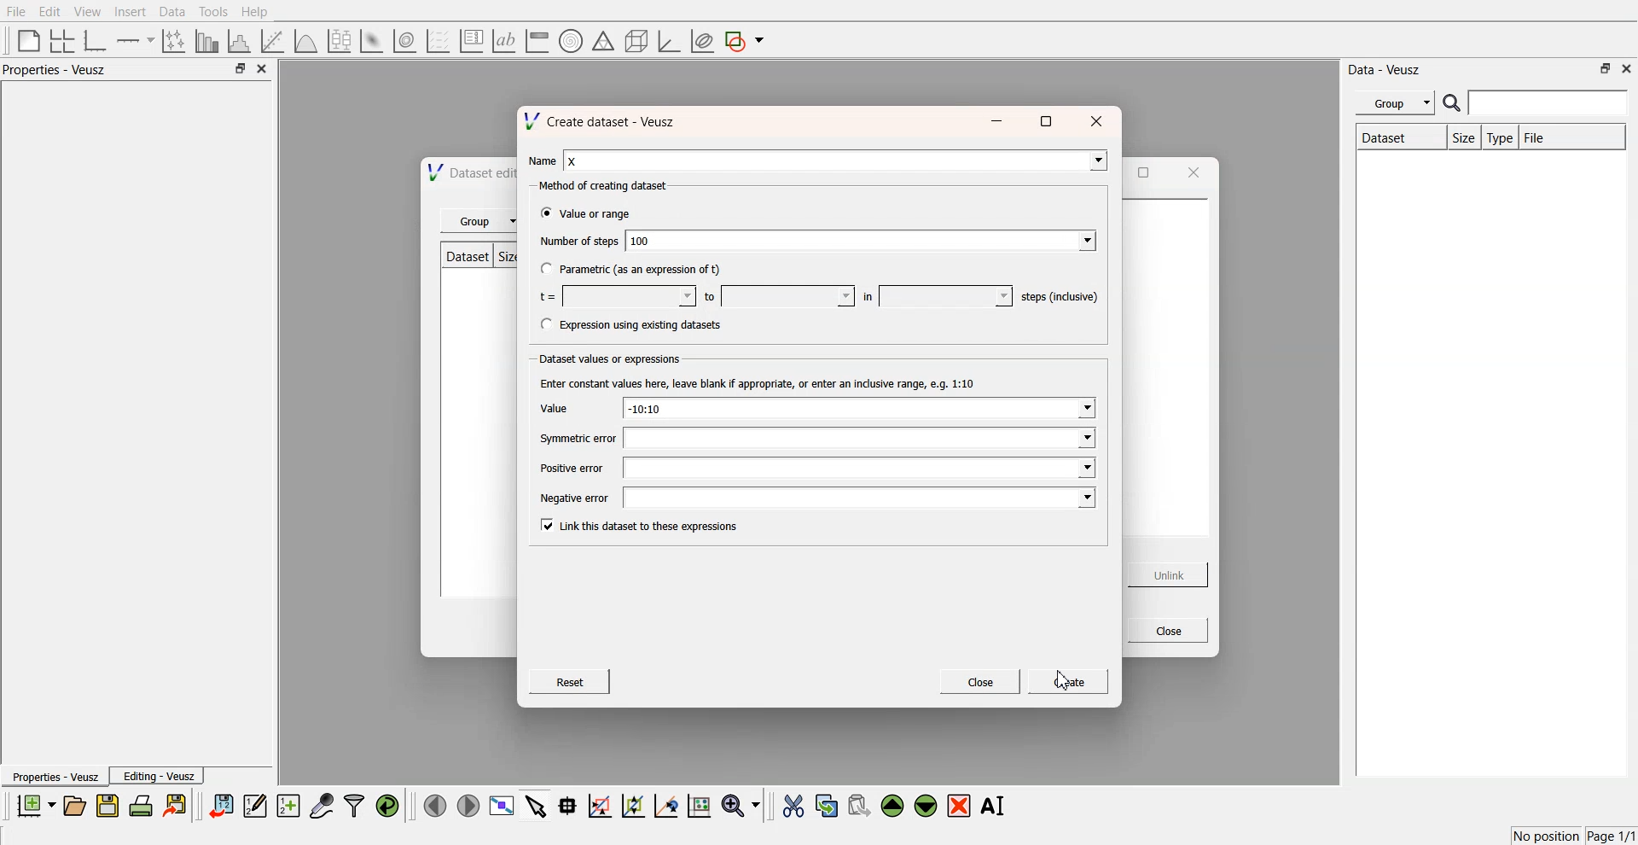 Image resolution: width=1638 pixels, height=845 pixels. I want to click on -Method of creating dataset , so click(607, 187).